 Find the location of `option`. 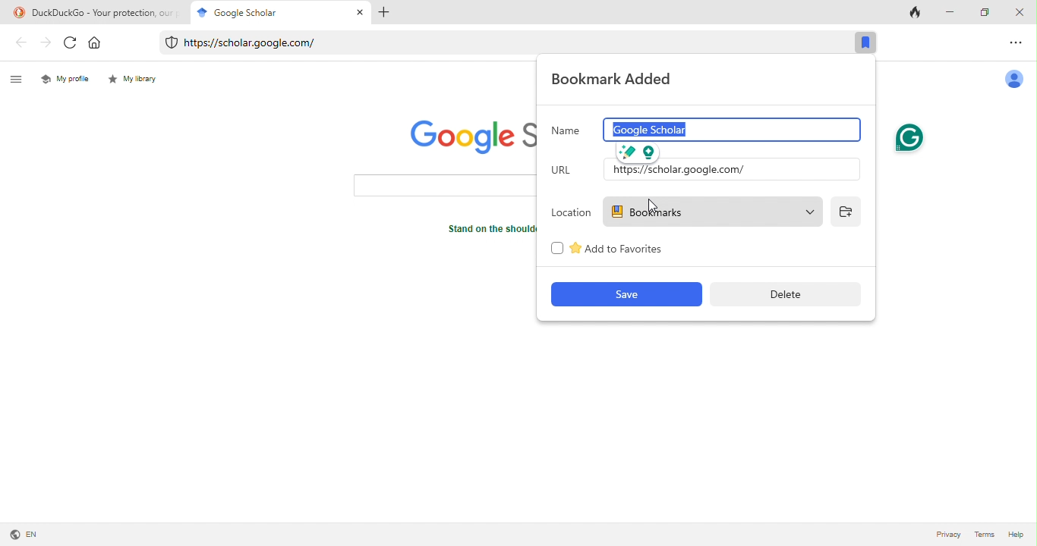

option is located at coordinates (1020, 43).